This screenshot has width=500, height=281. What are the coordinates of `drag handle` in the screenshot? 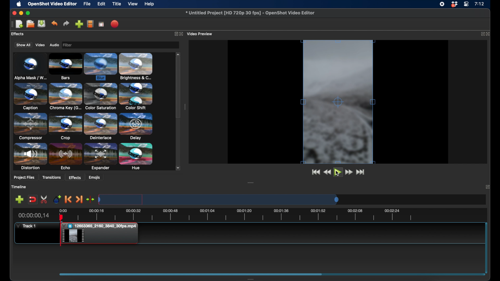 It's located at (191, 274).